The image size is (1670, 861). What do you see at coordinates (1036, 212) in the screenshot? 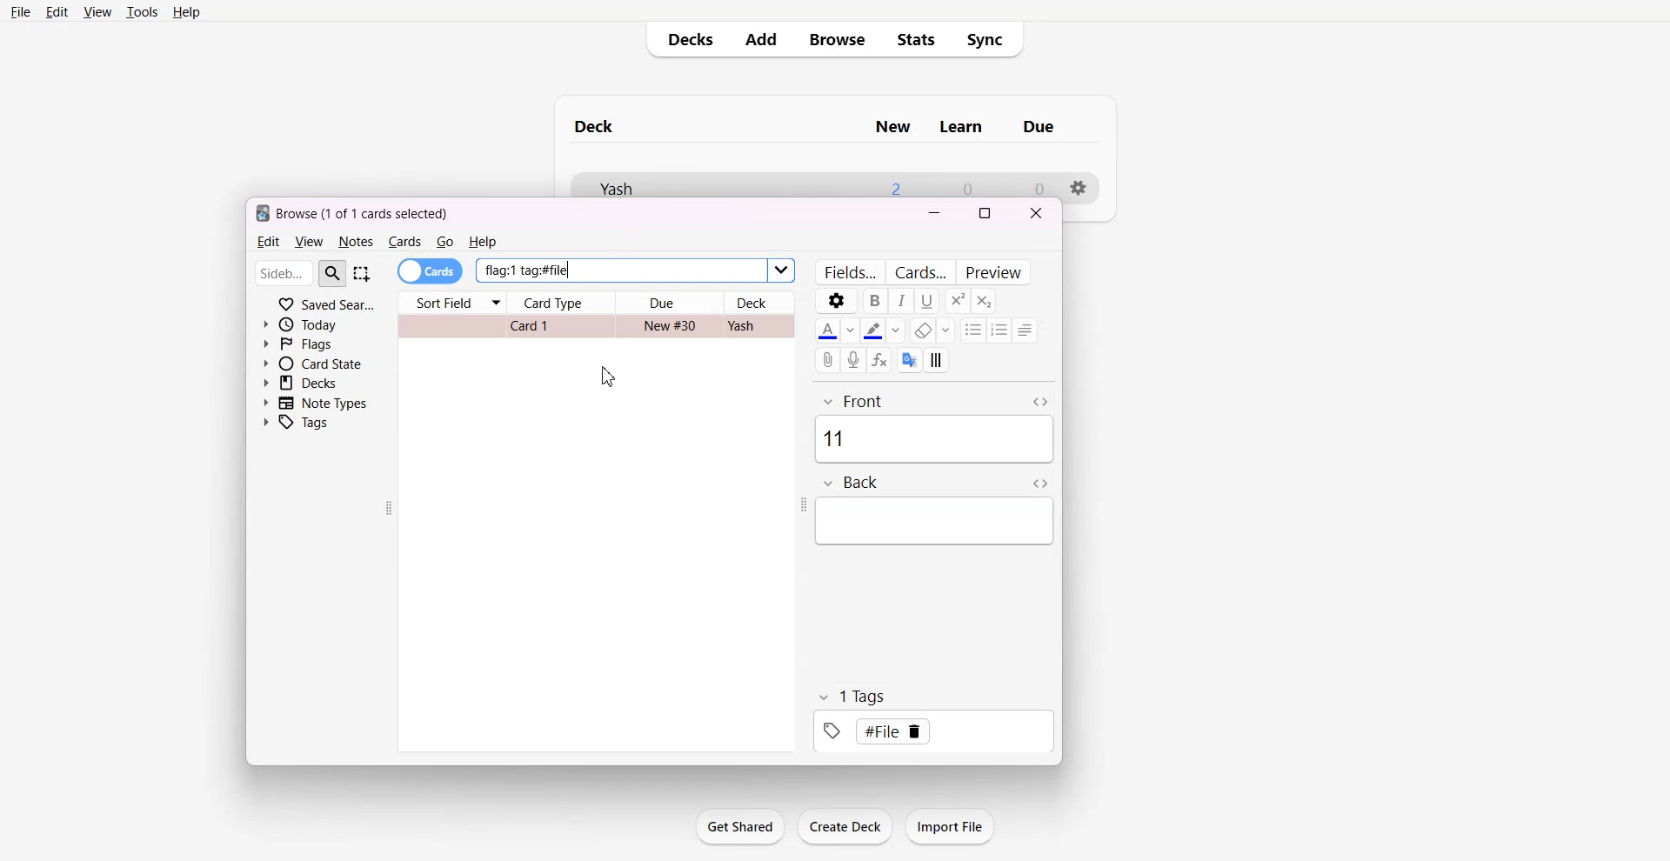
I see `Close` at bounding box center [1036, 212].